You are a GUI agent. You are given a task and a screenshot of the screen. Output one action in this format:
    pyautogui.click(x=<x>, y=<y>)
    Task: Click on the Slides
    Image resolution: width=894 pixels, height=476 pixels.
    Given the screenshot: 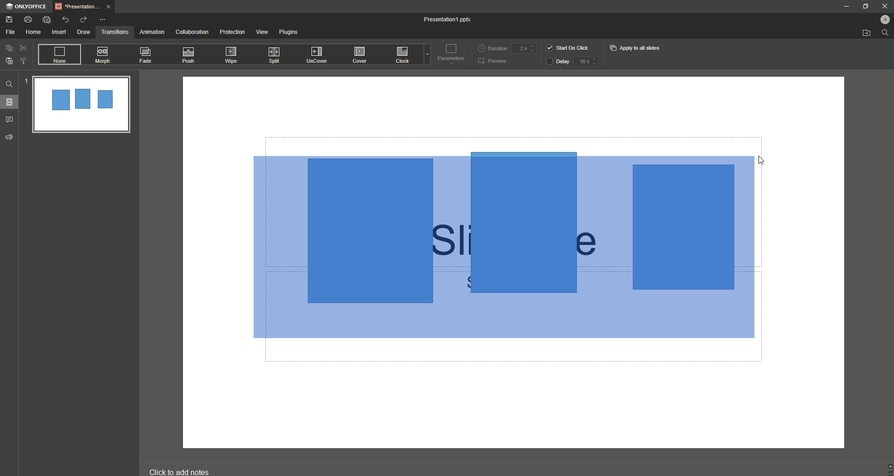 What is the action you would take?
    pyautogui.click(x=12, y=102)
    